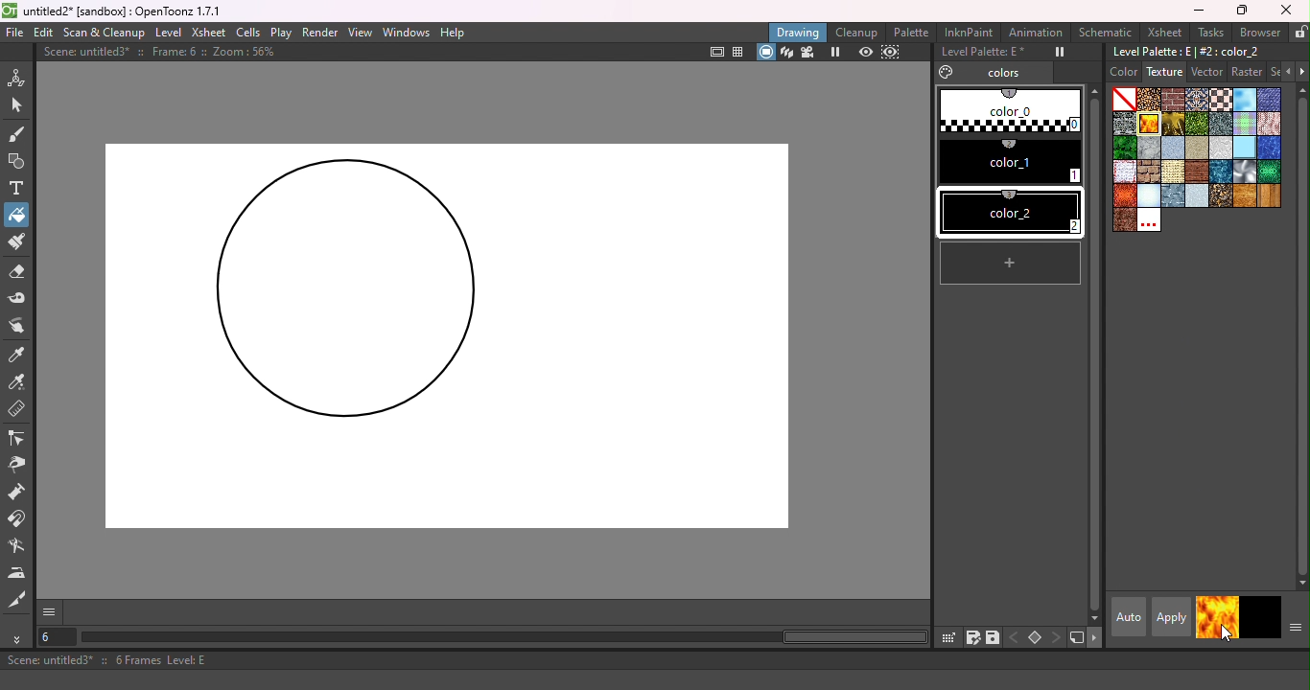 The width and height of the screenshot is (1310, 690). I want to click on Arabesque.bmp, so click(1149, 99).